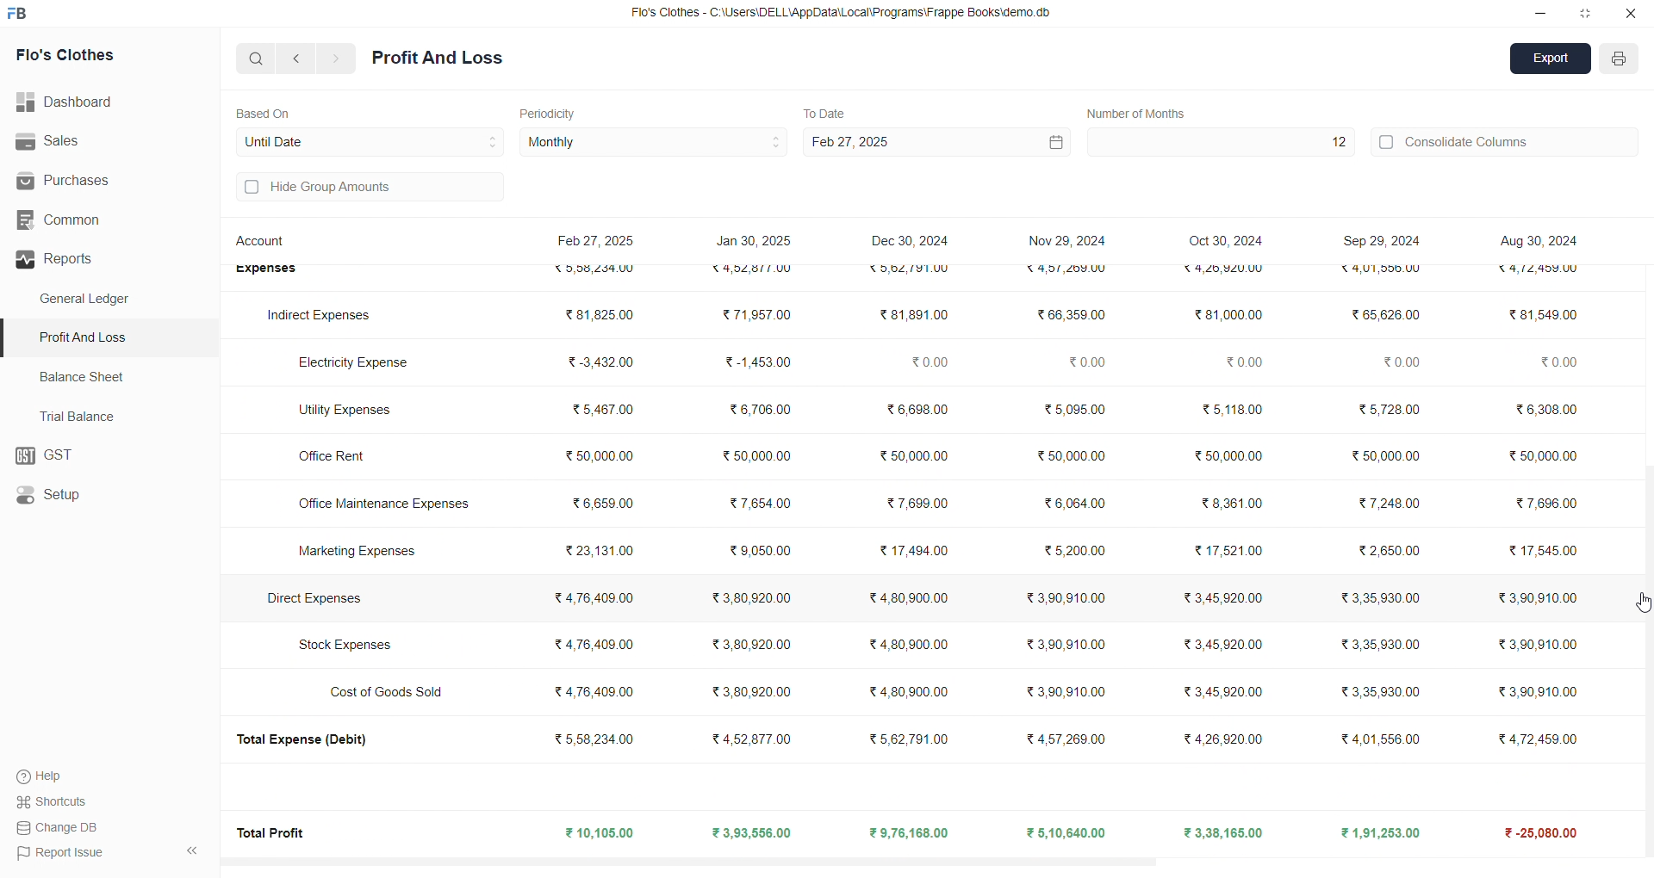 This screenshot has height=878, width=1654. What do you see at coordinates (94, 300) in the screenshot?
I see `General Ledger` at bounding box center [94, 300].